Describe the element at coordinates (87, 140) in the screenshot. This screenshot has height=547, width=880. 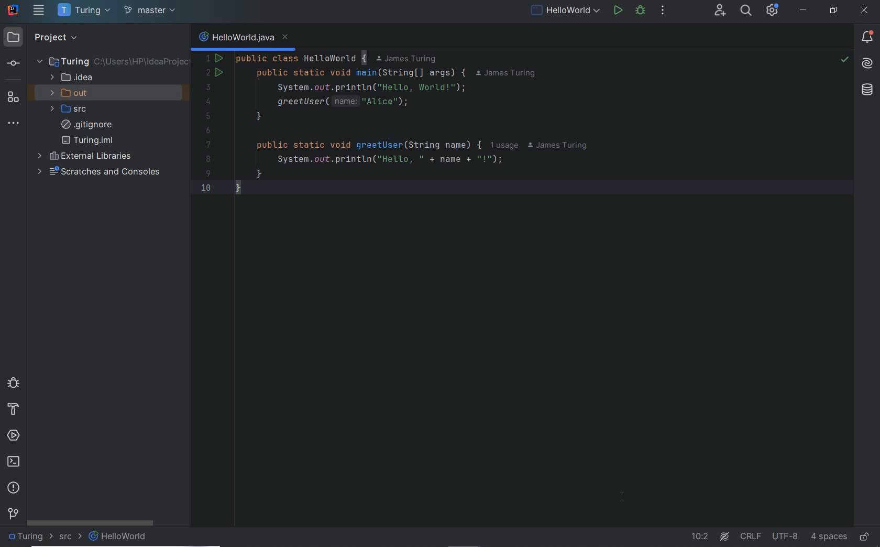
I see `turing.iml` at that location.